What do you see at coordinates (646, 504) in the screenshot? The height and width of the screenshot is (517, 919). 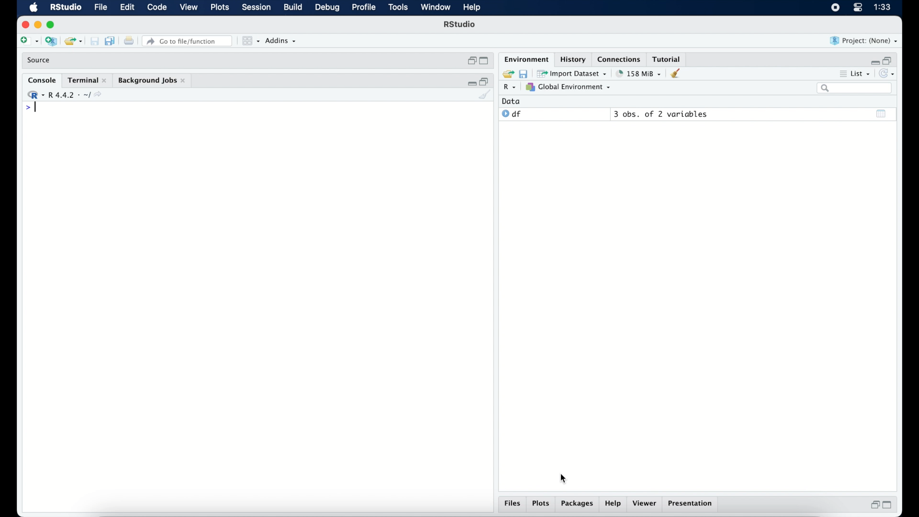 I see `viewer` at bounding box center [646, 504].